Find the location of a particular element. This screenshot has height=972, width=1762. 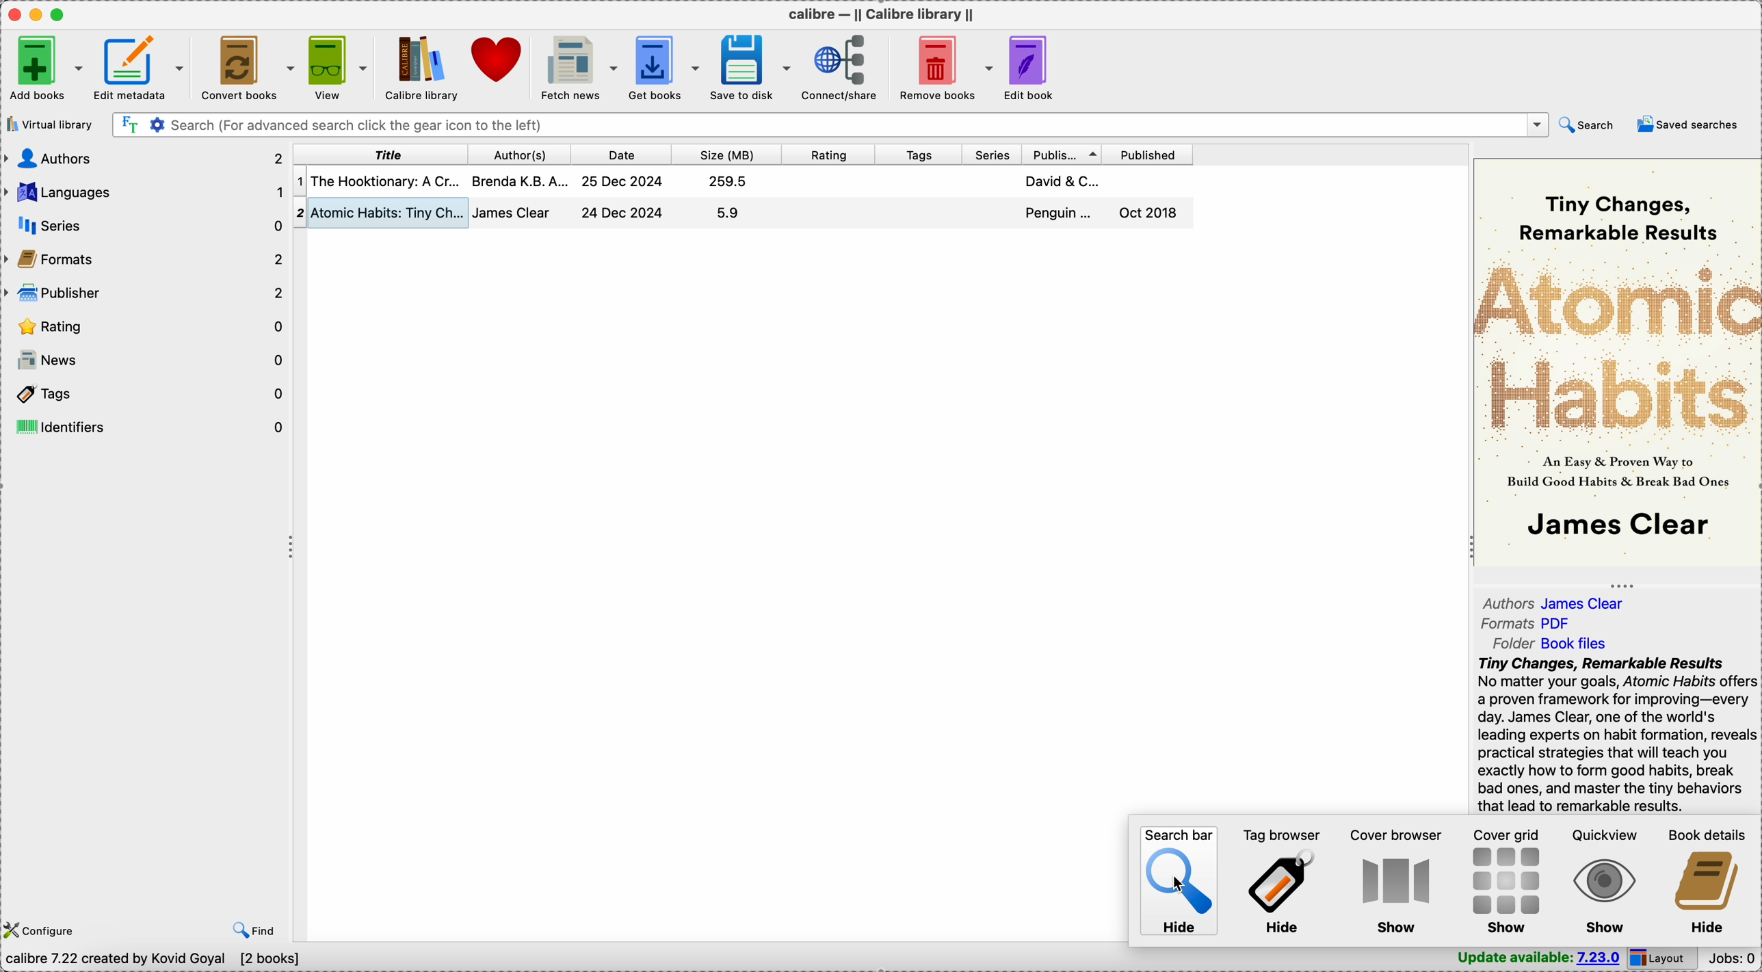

show quickview is located at coordinates (1606, 881).